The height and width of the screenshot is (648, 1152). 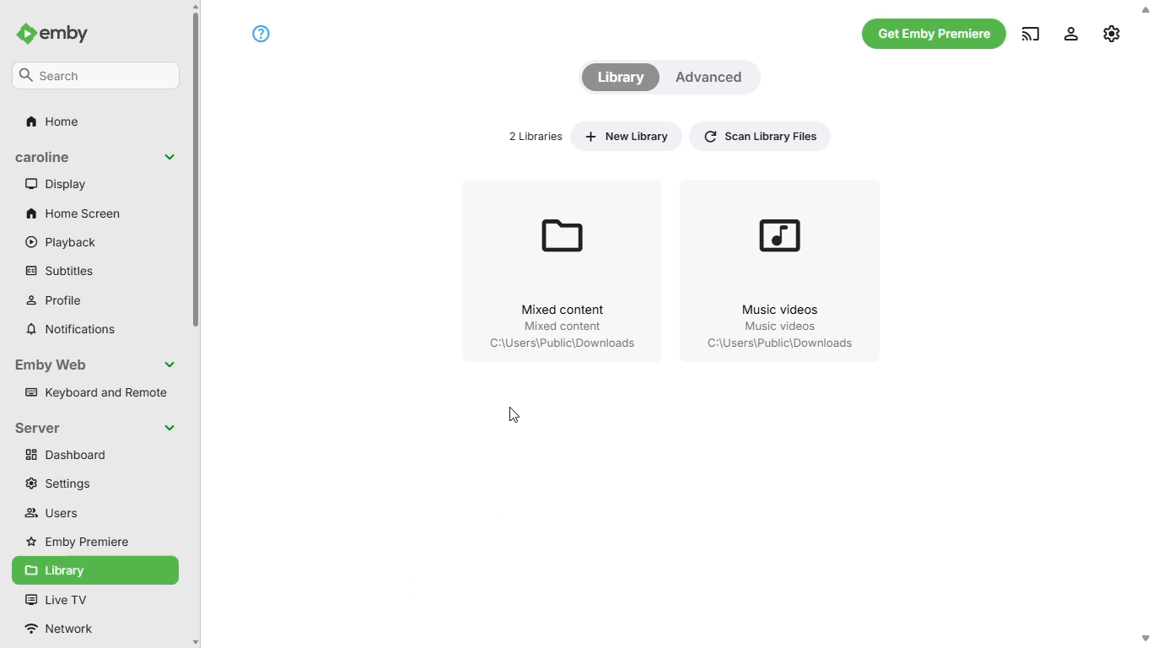 What do you see at coordinates (513, 415) in the screenshot?
I see `cursor` at bounding box center [513, 415].